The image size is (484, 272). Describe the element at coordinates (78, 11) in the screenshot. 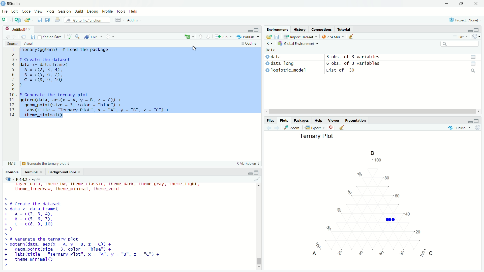

I see `Build` at that location.